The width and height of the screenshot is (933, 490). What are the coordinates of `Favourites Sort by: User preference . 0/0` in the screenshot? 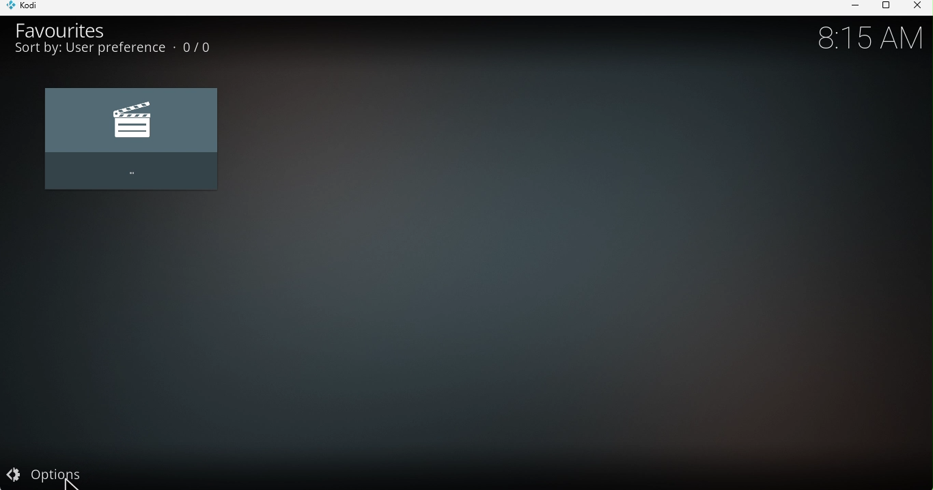 It's located at (124, 38).